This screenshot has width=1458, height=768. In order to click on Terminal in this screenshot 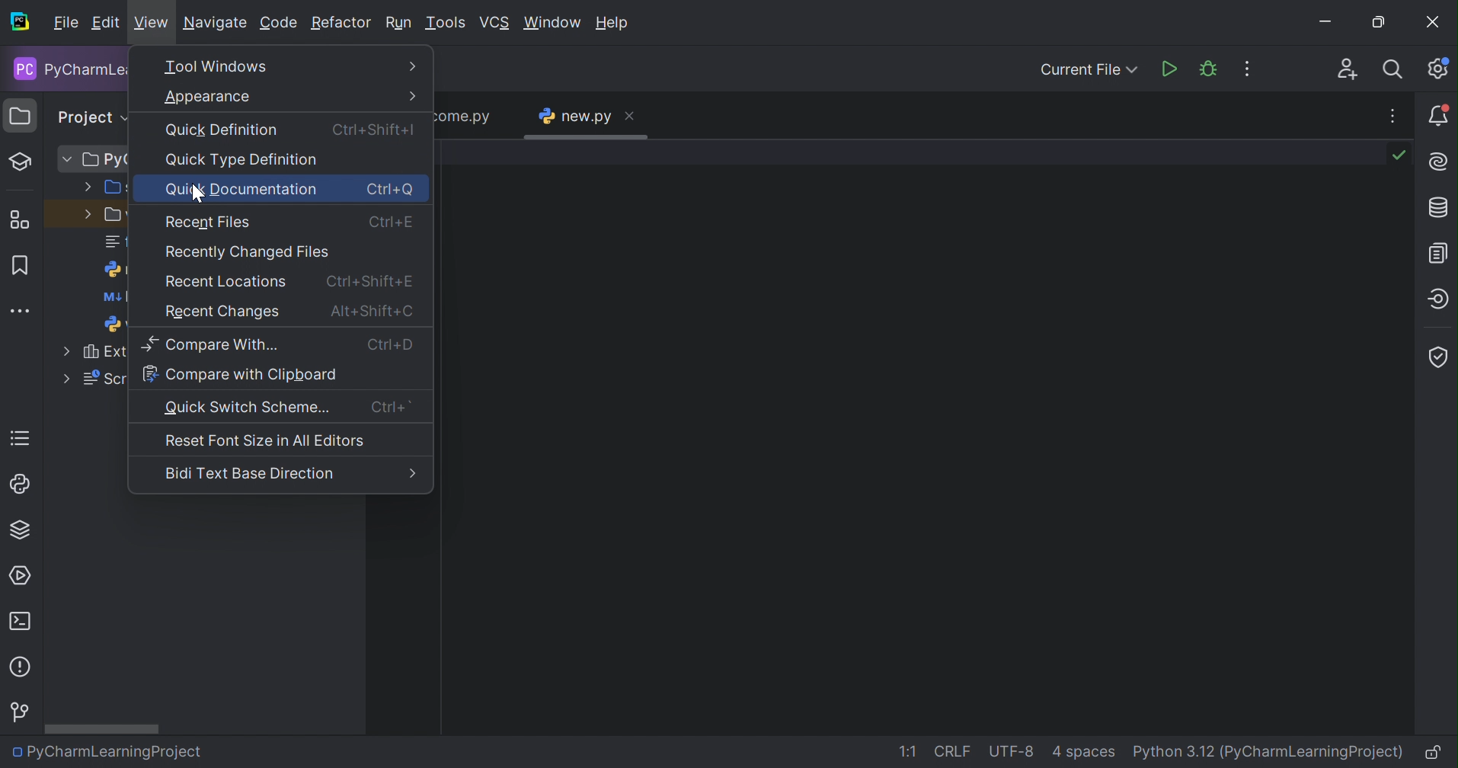, I will do `click(24, 622)`.